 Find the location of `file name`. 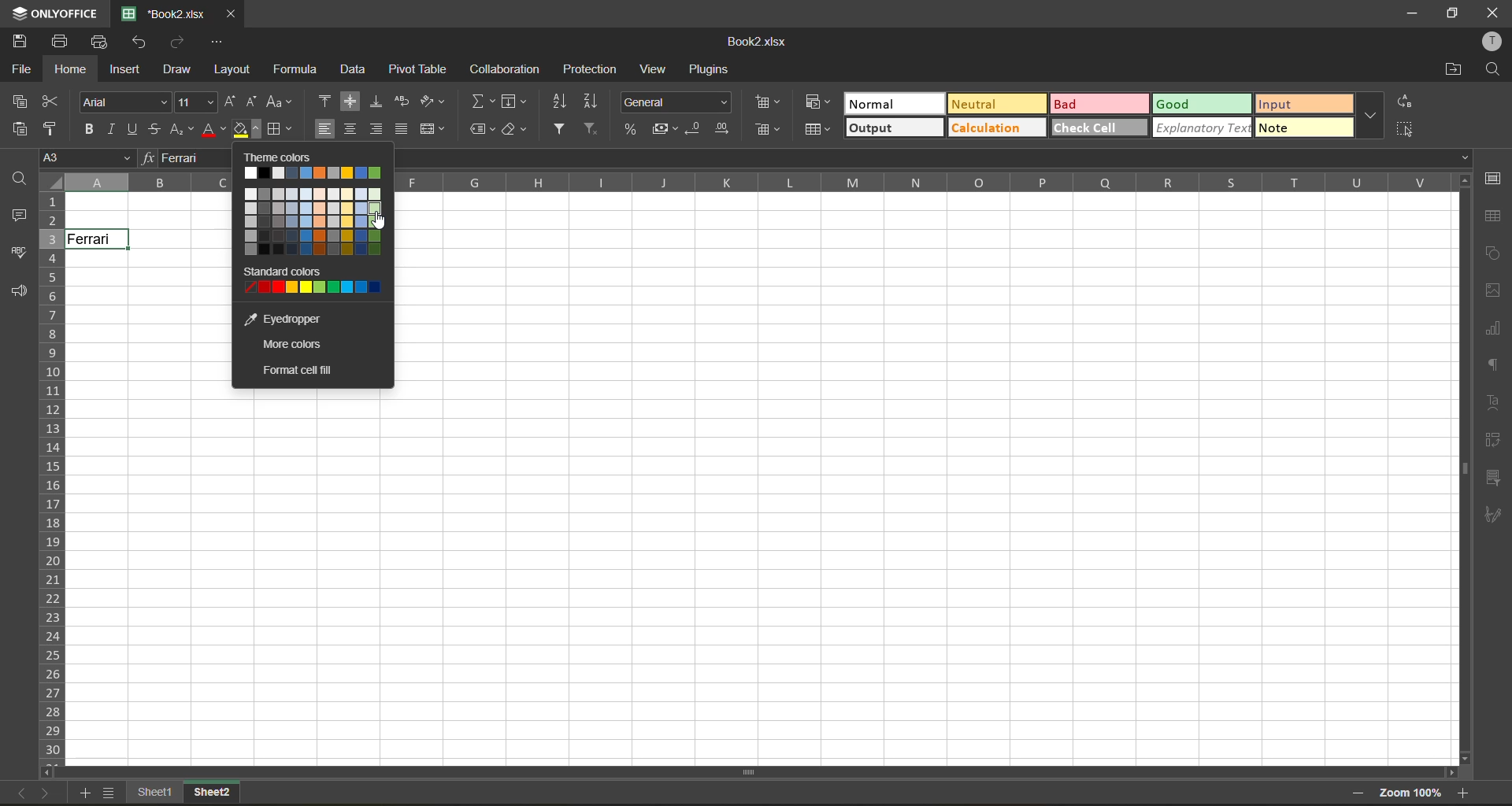

file name is located at coordinates (756, 39).